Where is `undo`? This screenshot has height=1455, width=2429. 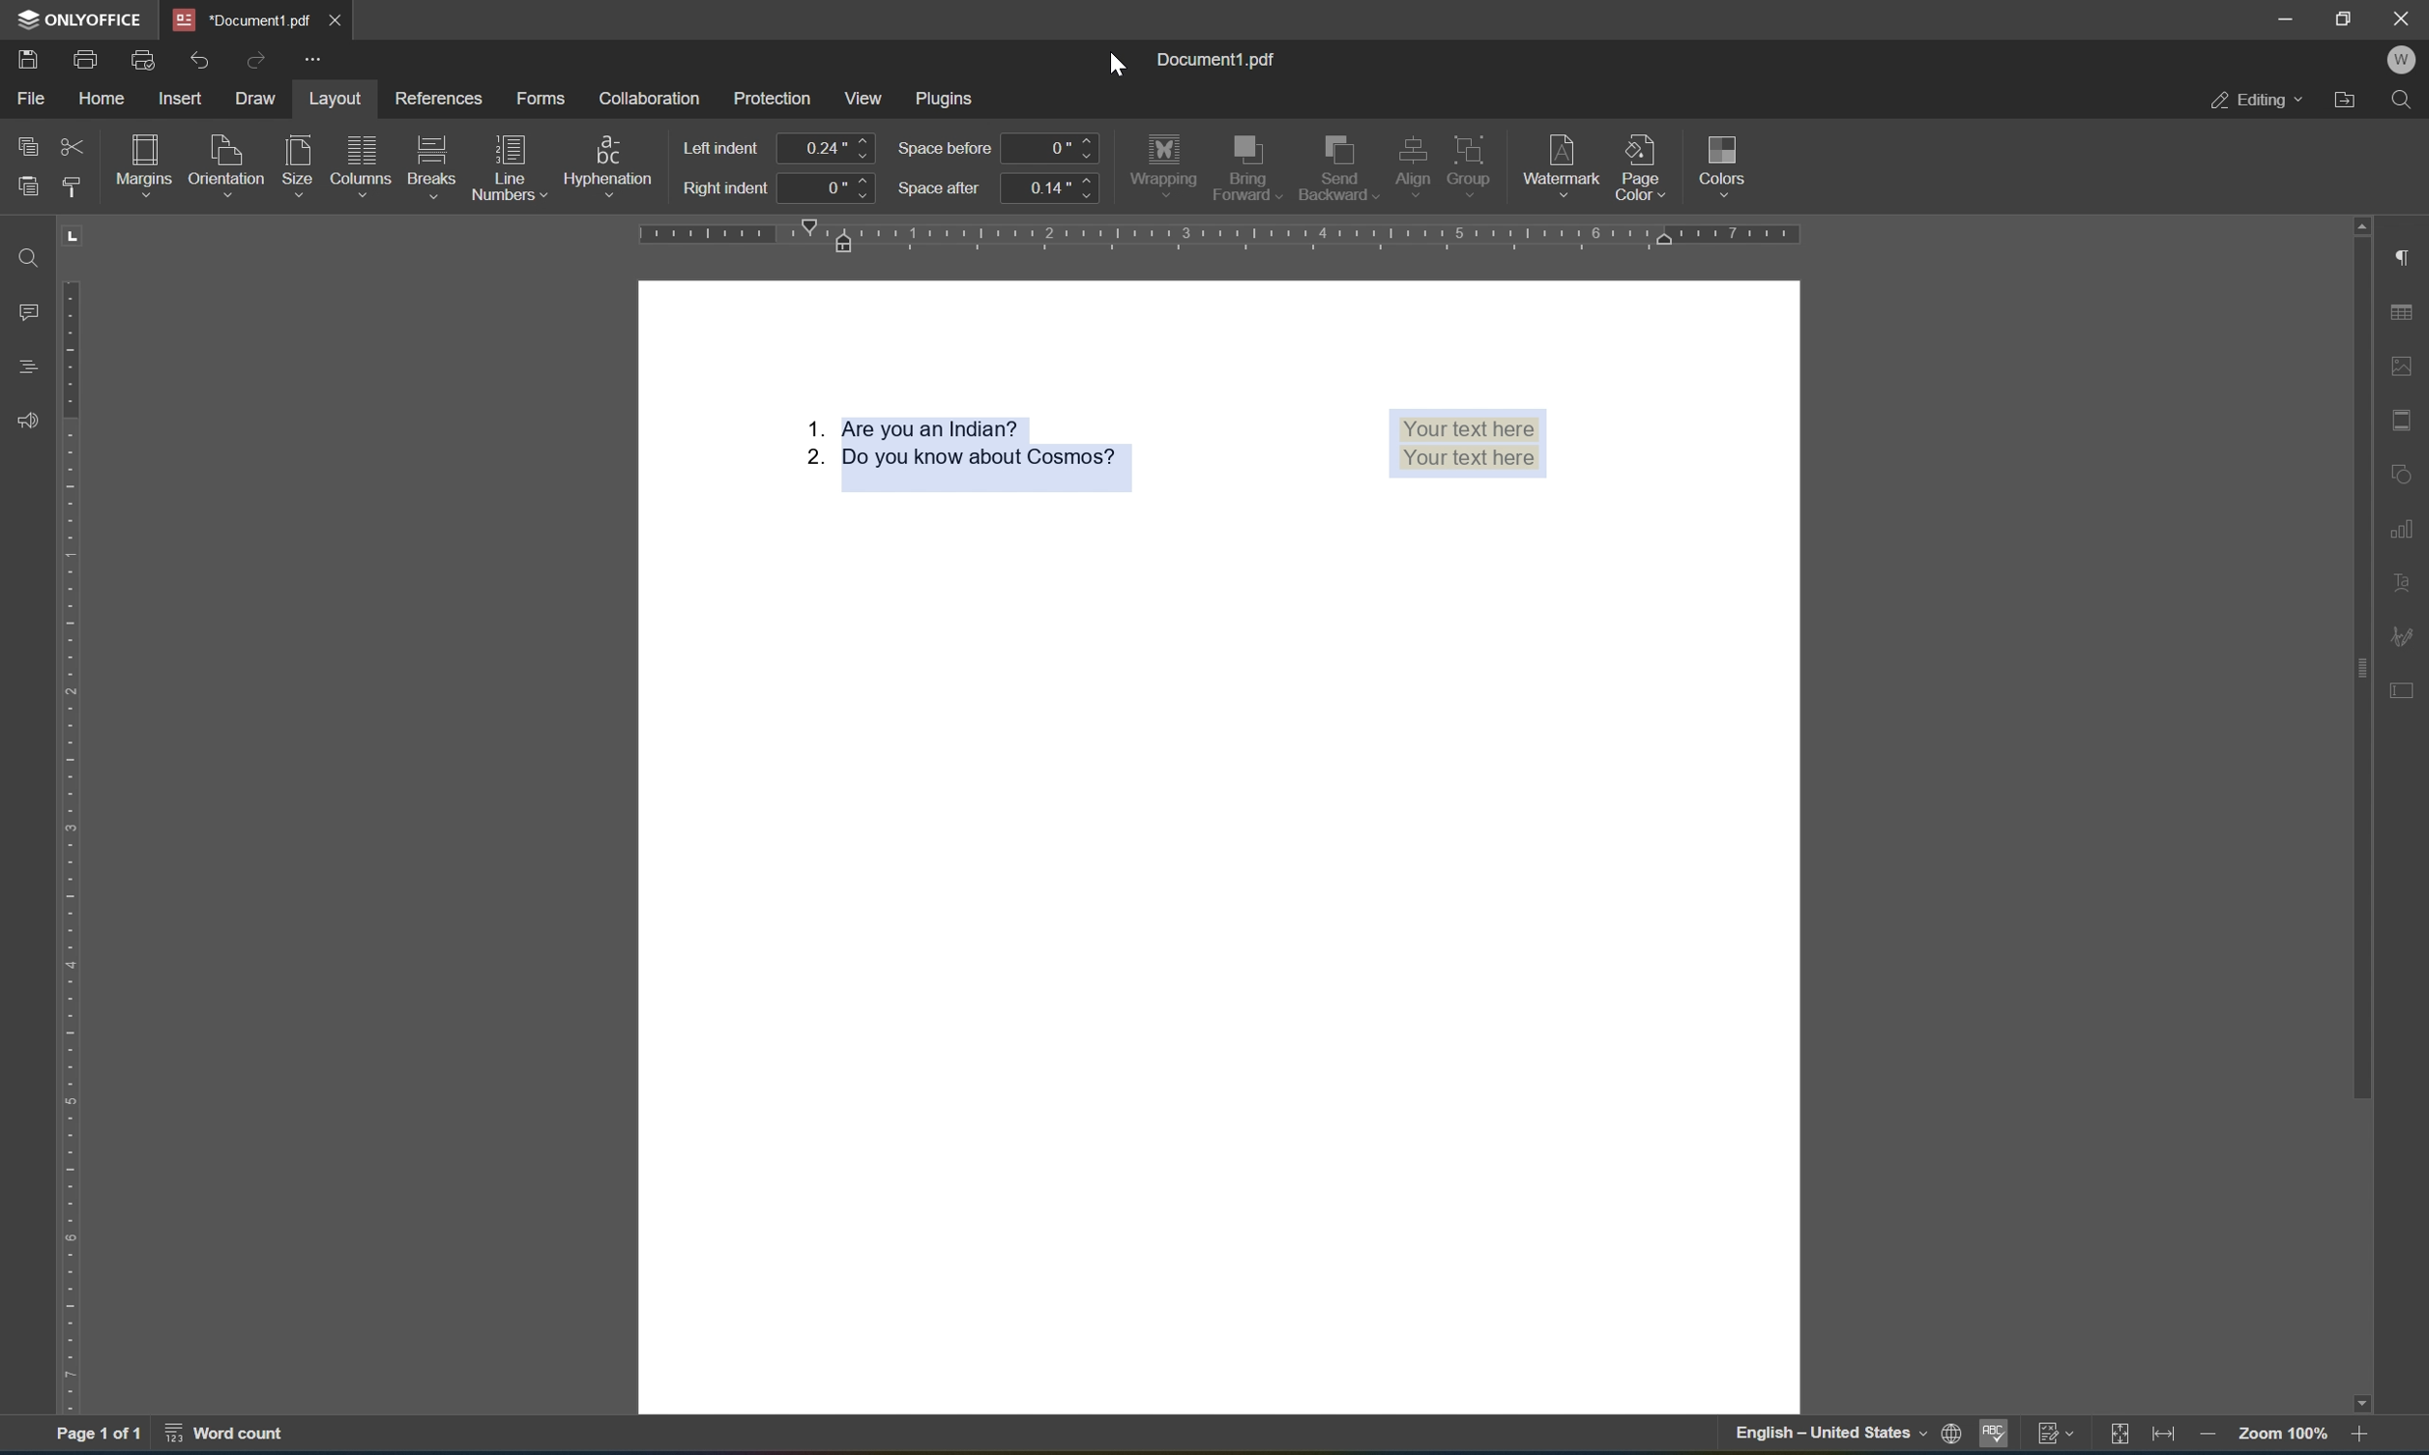 undo is located at coordinates (206, 59).